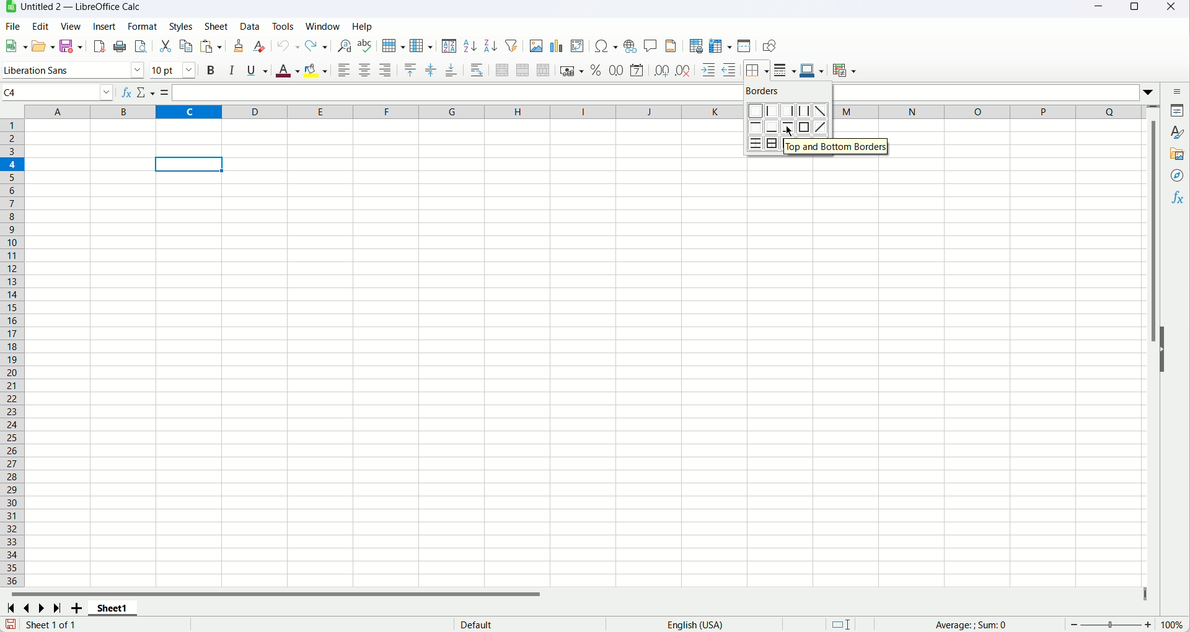 The width and height of the screenshot is (1190, 632). Describe the element at coordinates (122, 46) in the screenshot. I see `Print` at that location.